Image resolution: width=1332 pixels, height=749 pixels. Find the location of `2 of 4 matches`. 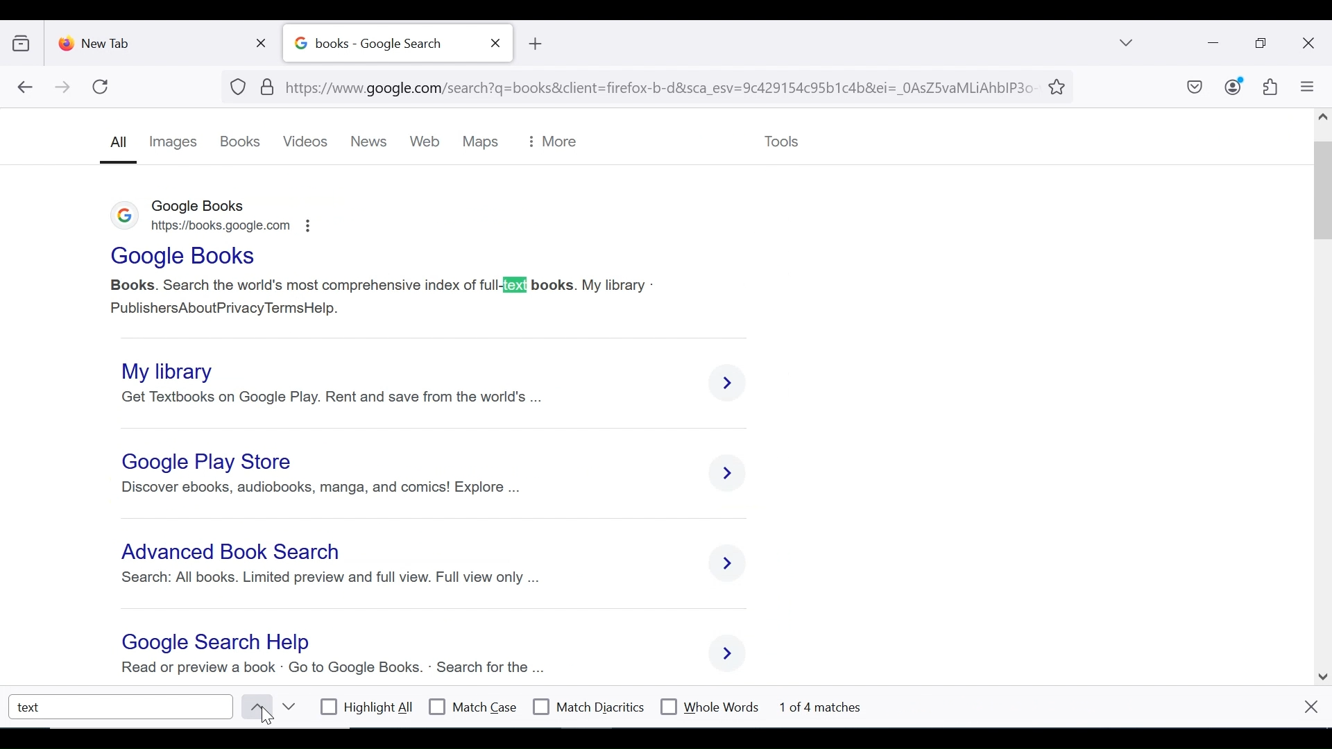

2 of 4 matches is located at coordinates (832, 705).